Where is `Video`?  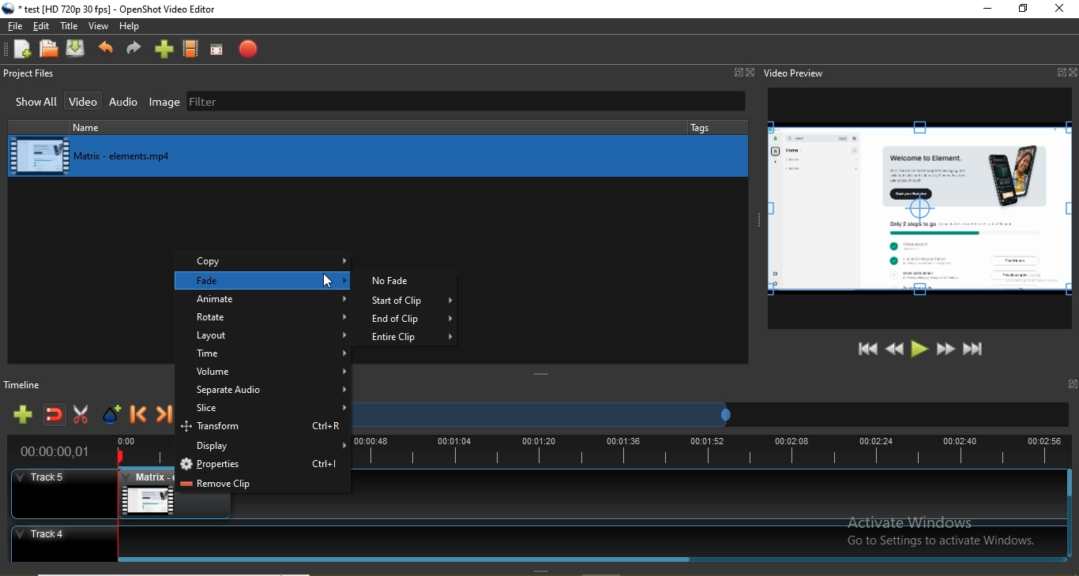 Video is located at coordinates (85, 101).